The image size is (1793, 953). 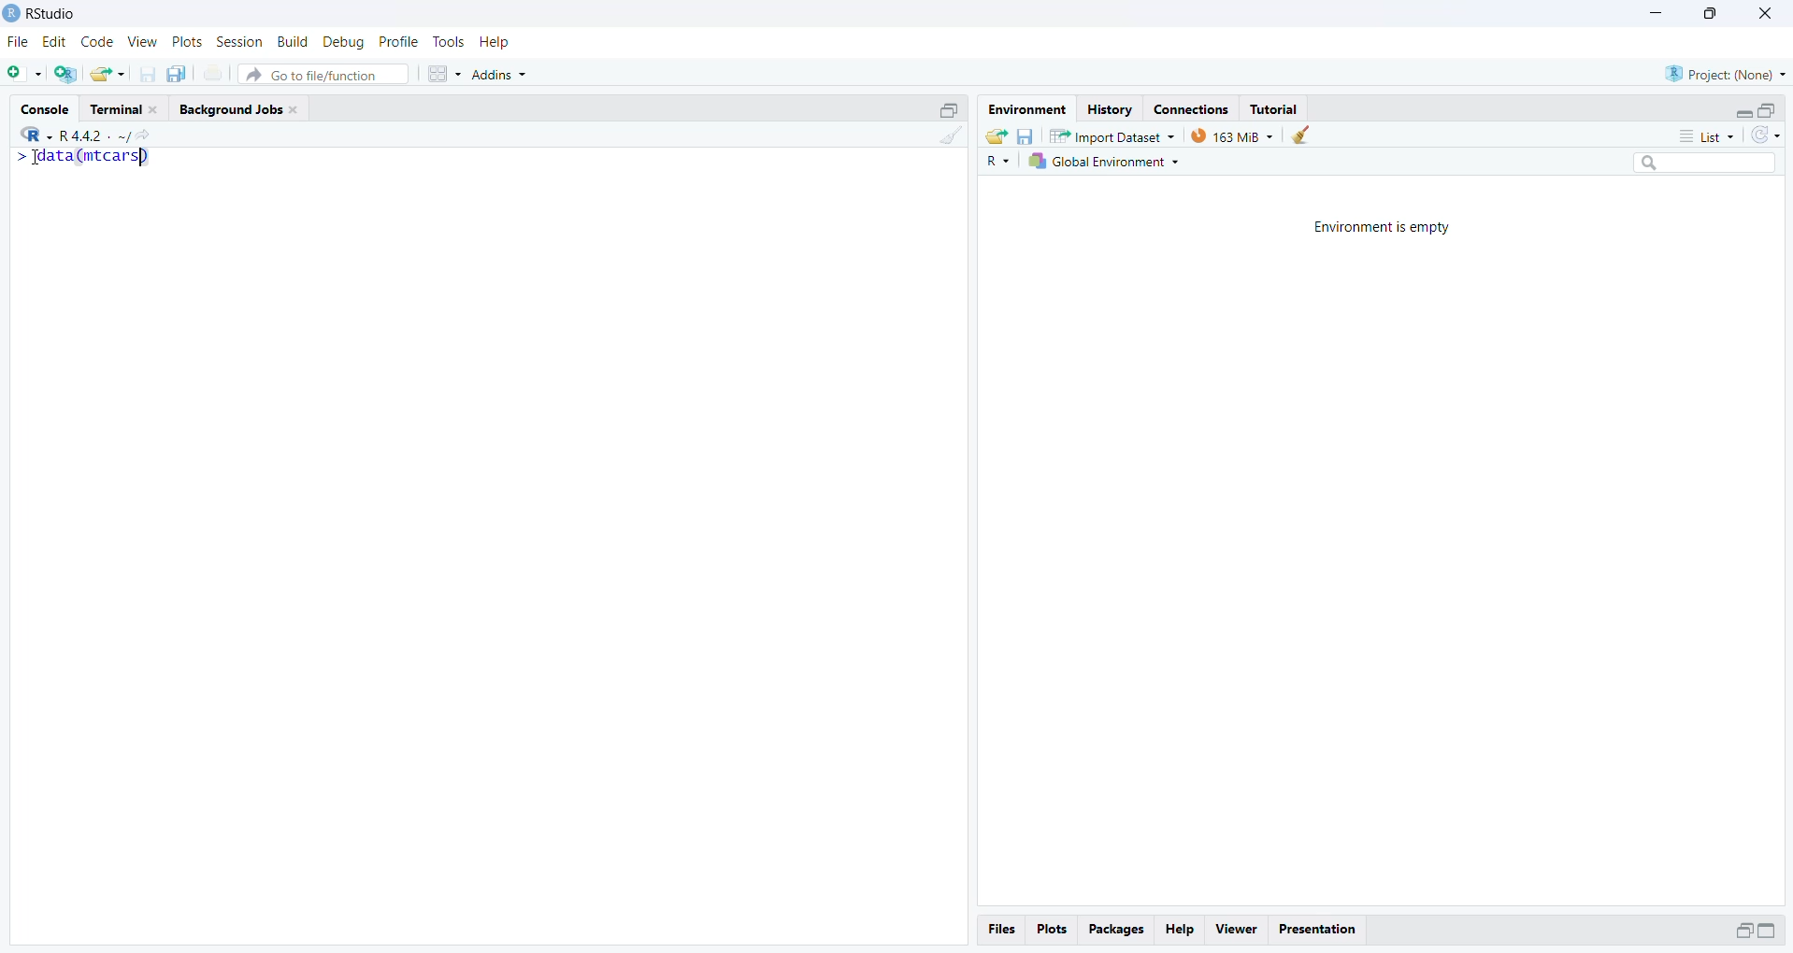 What do you see at coordinates (1112, 110) in the screenshot?
I see `History` at bounding box center [1112, 110].